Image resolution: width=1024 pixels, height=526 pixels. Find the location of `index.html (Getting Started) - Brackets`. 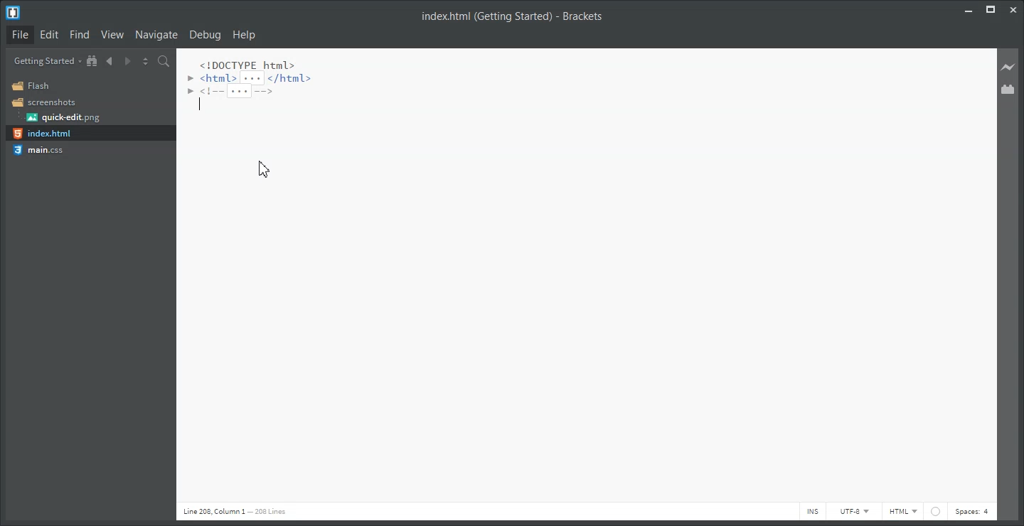

index.html (Getting Started) - Brackets is located at coordinates (507, 17).